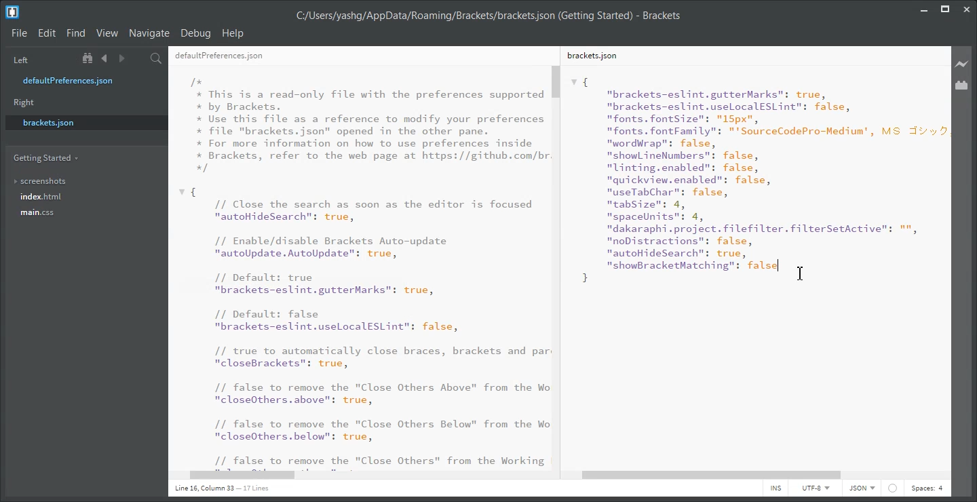 This screenshot has height=502, width=977. Describe the element at coordinates (815, 488) in the screenshot. I see `UTF-8` at that location.